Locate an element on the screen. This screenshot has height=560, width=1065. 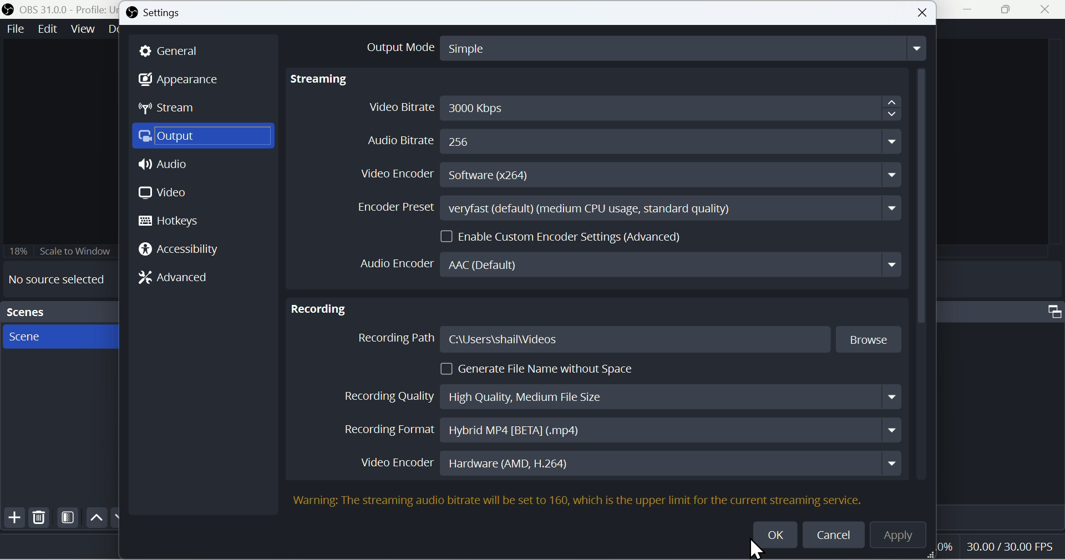
warning is located at coordinates (312, 501).